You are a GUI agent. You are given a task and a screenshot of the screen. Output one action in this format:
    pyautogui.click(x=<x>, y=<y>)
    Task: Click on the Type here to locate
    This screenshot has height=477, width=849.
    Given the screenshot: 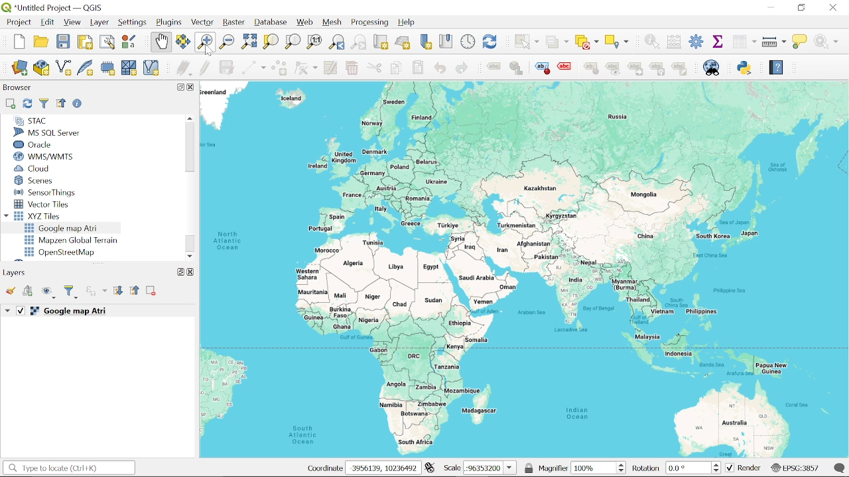 What is the action you would take?
    pyautogui.click(x=68, y=468)
    